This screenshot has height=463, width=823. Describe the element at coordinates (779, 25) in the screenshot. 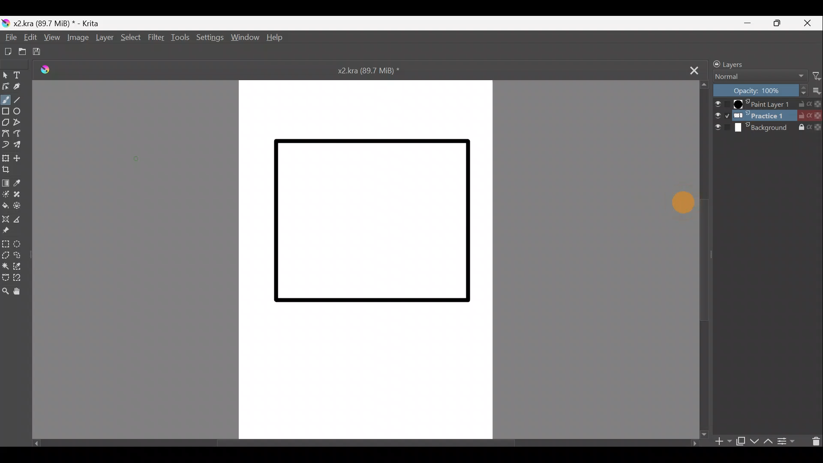

I see `Maximise` at that location.